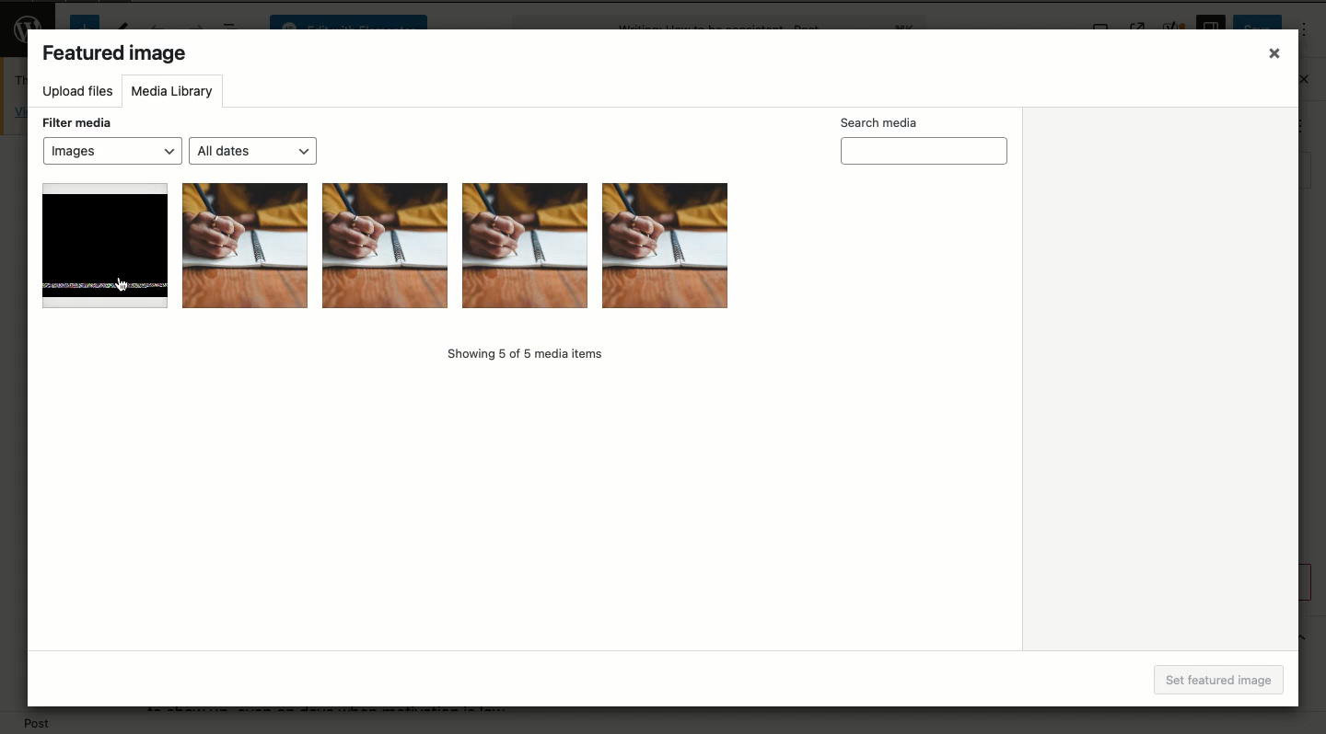 The height and width of the screenshot is (734, 1326). What do you see at coordinates (383, 248) in the screenshot?
I see `Images` at bounding box center [383, 248].